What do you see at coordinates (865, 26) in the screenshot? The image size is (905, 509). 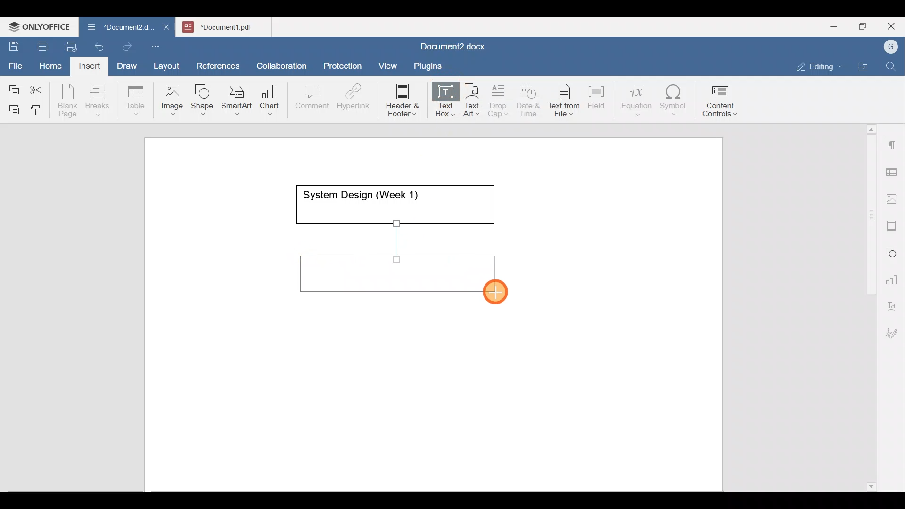 I see `Maximize` at bounding box center [865, 26].